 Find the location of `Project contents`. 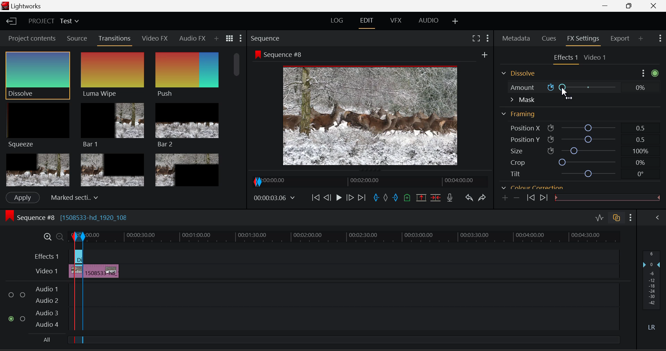

Project contents is located at coordinates (31, 38).